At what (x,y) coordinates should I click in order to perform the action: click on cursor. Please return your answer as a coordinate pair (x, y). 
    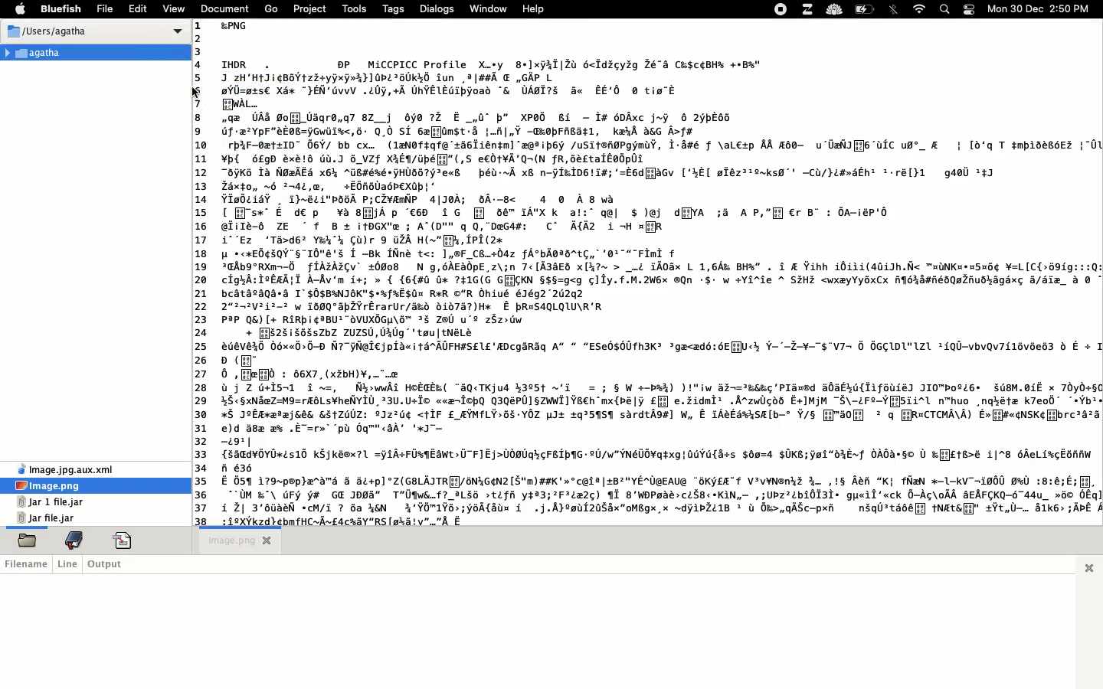
    Looking at the image, I should click on (195, 93).